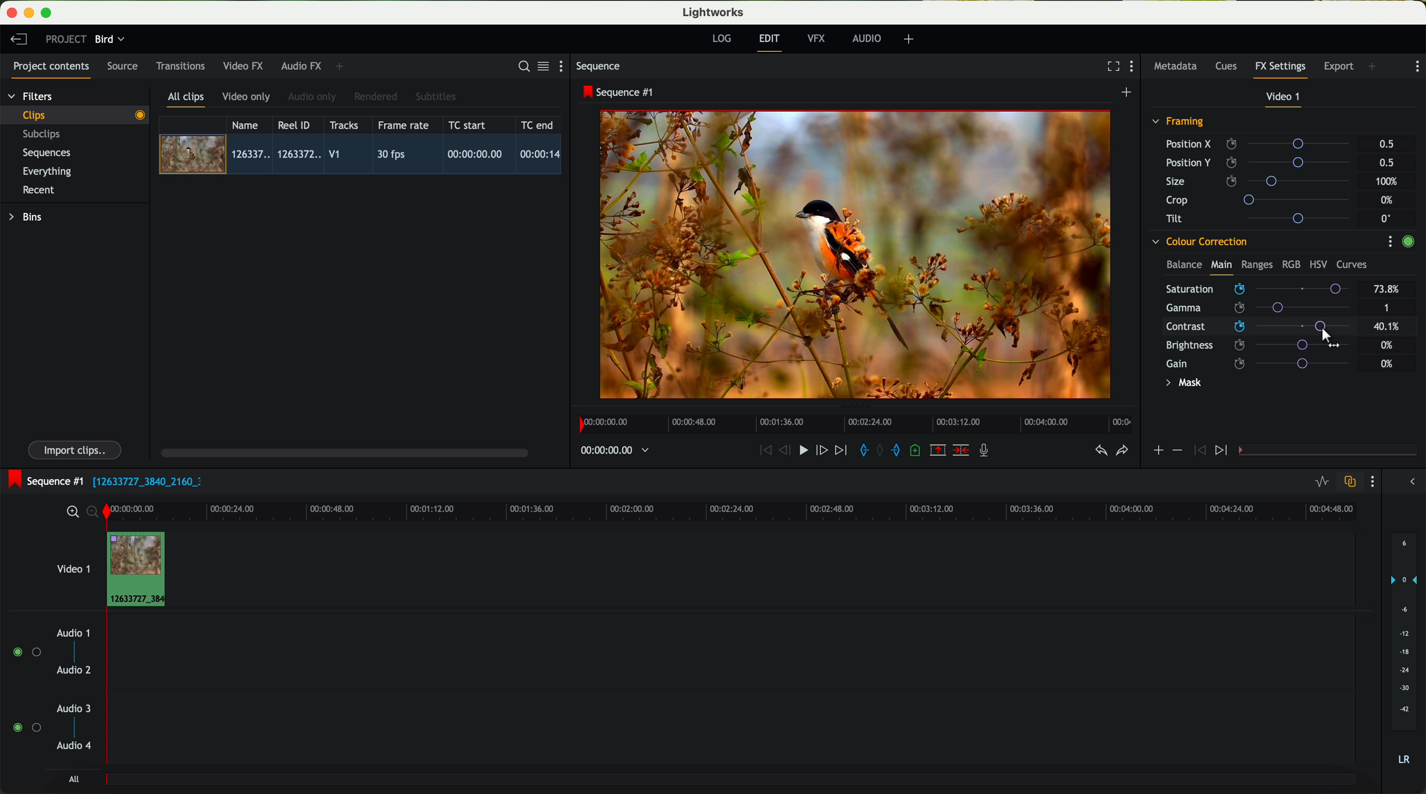  I want to click on audio 1, so click(74, 632).